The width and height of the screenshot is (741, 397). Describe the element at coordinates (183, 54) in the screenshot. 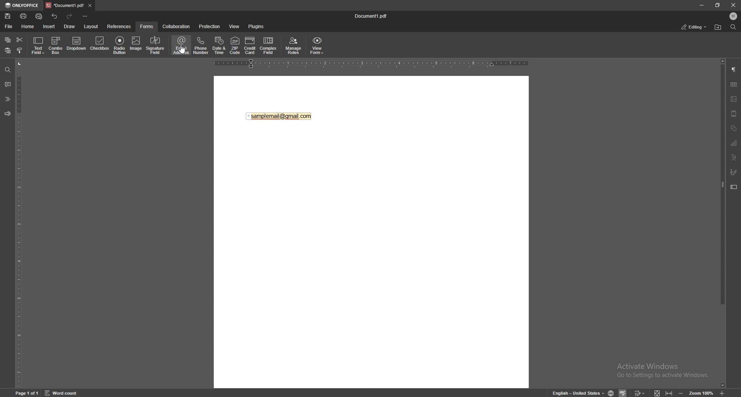

I see `cursor` at that location.